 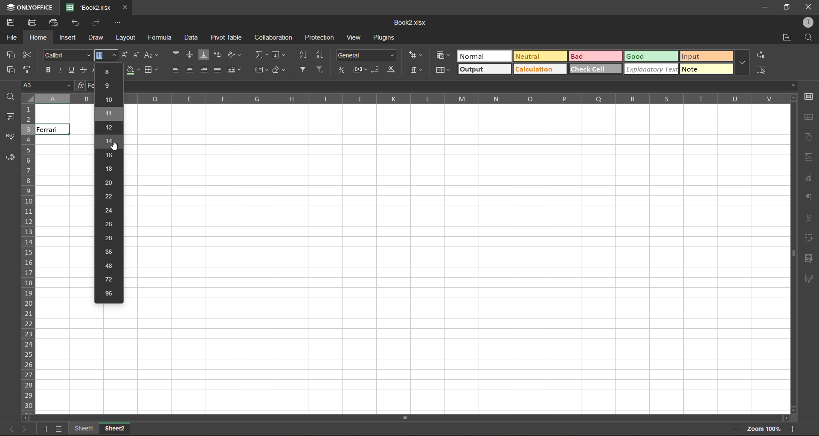 I want to click on select all, so click(x=761, y=70).